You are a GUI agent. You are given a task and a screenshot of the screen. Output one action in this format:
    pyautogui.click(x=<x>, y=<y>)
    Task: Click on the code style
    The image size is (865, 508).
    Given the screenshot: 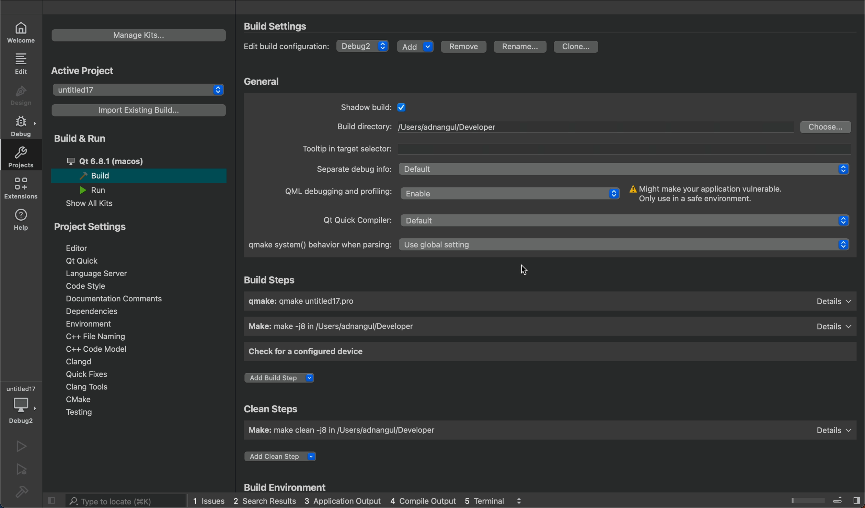 What is the action you would take?
    pyautogui.click(x=92, y=287)
    